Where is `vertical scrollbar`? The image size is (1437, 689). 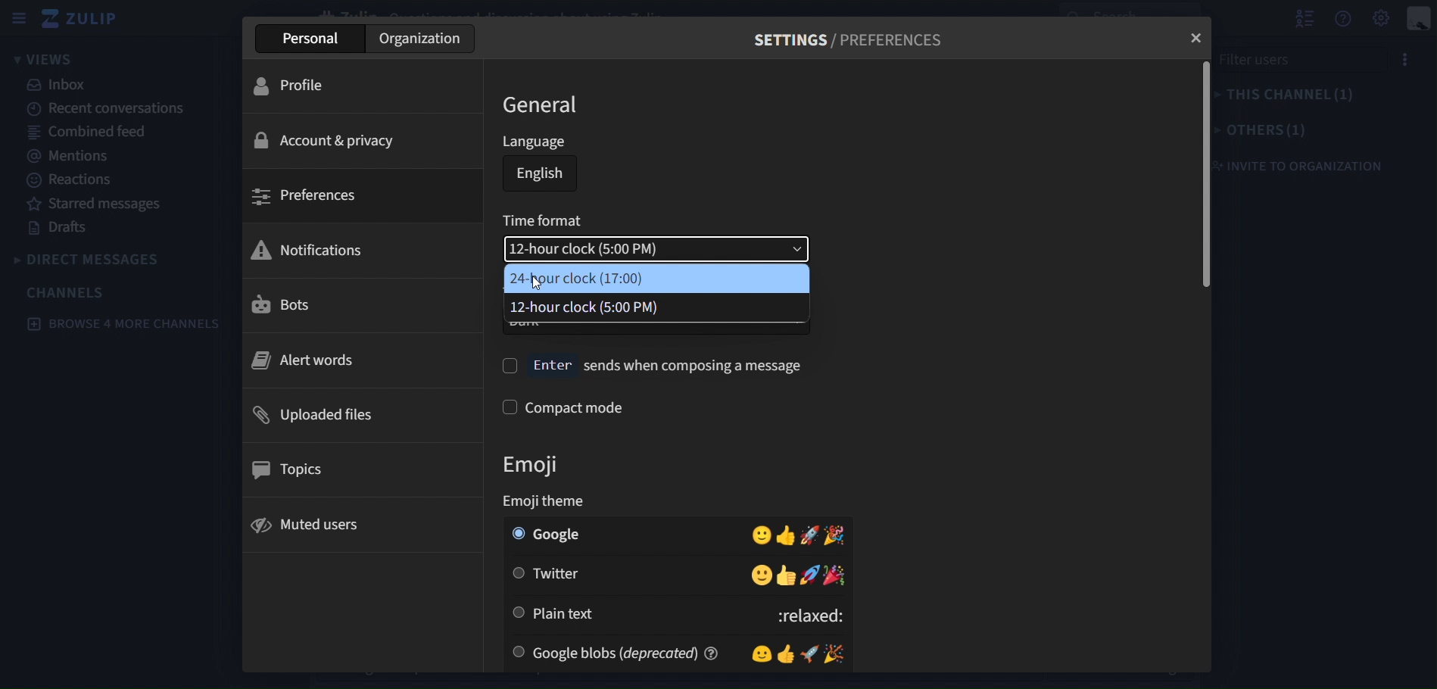
vertical scrollbar is located at coordinates (1205, 174).